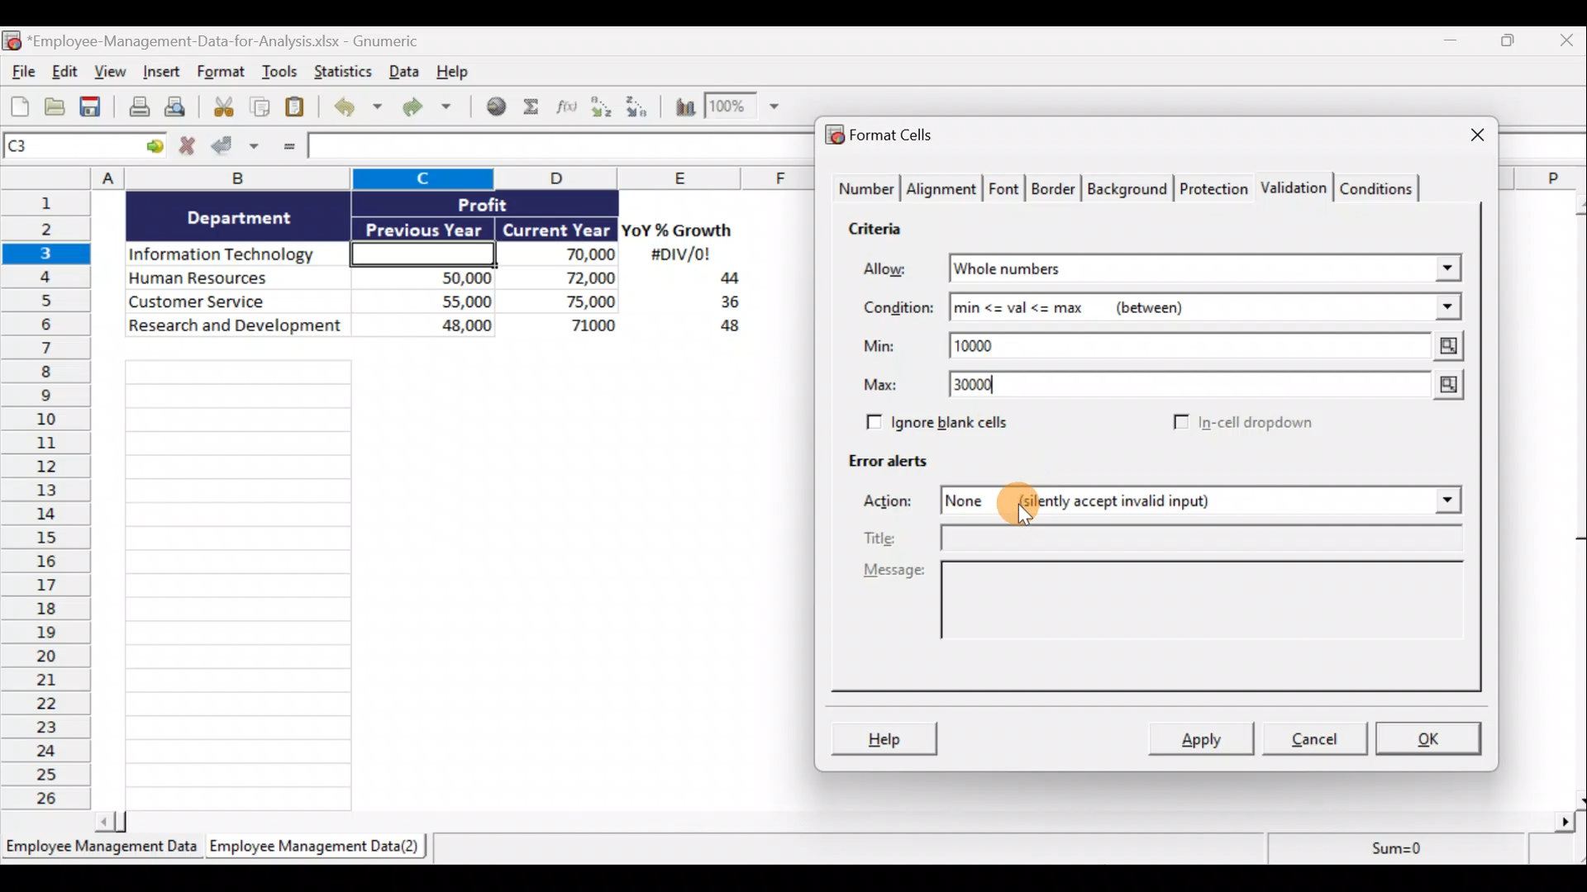 The width and height of the screenshot is (1587, 892). I want to click on 36, so click(723, 305).